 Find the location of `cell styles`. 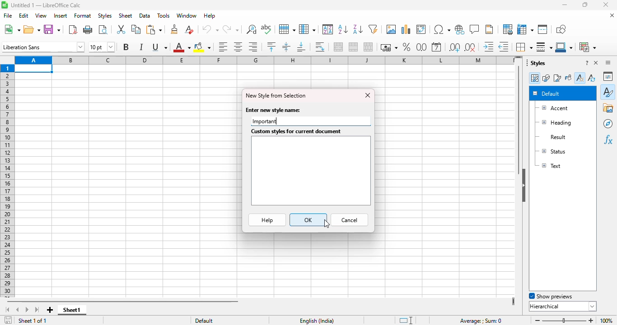

cell styles is located at coordinates (534, 78).